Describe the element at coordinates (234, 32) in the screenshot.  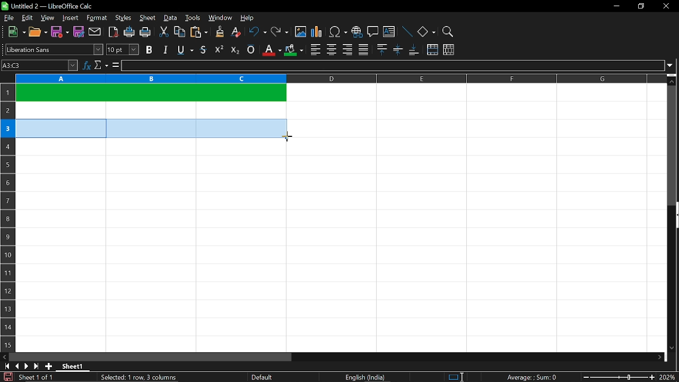
I see `eraser` at that location.